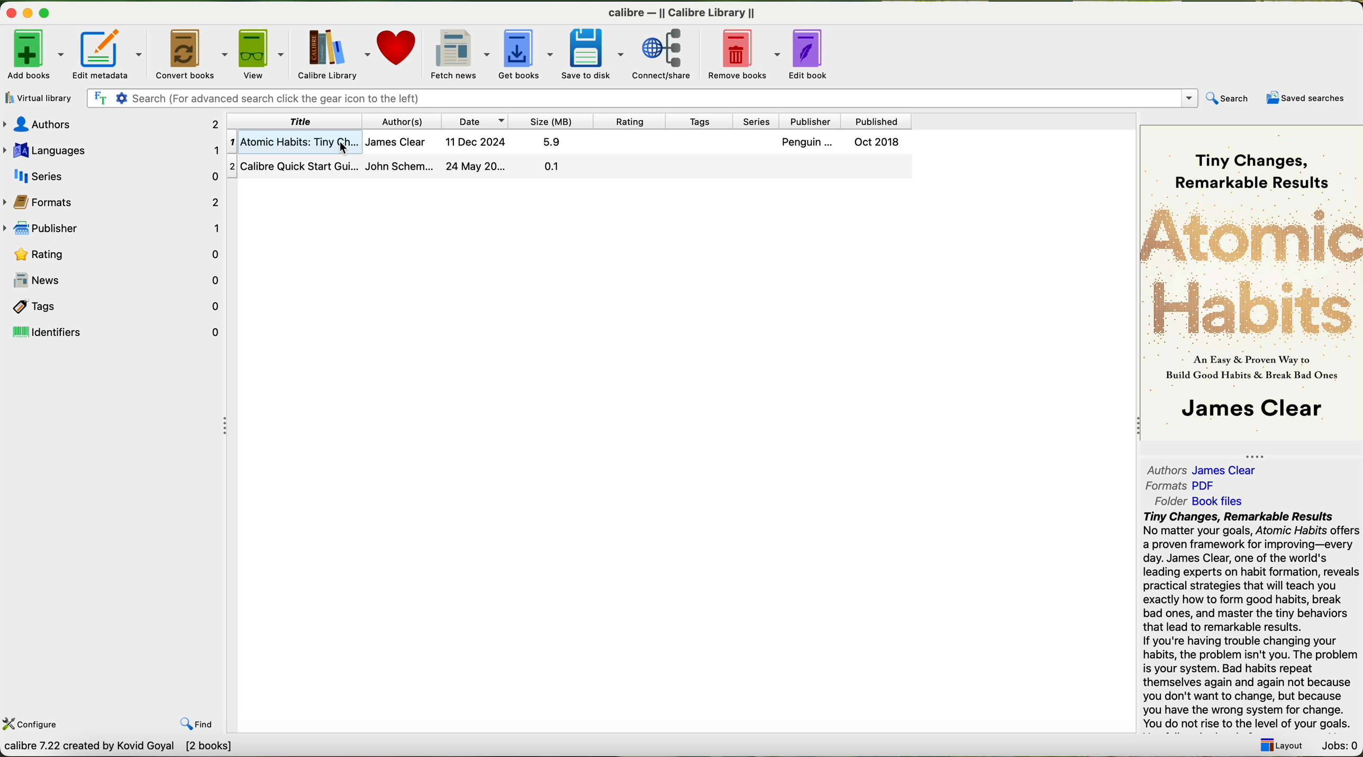  I want to click on search, so click(1226, 98).